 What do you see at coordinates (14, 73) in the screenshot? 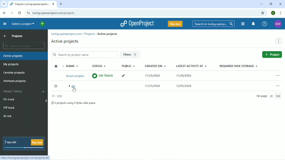
I see `Favorite projects` at bounding box center [14, 73].